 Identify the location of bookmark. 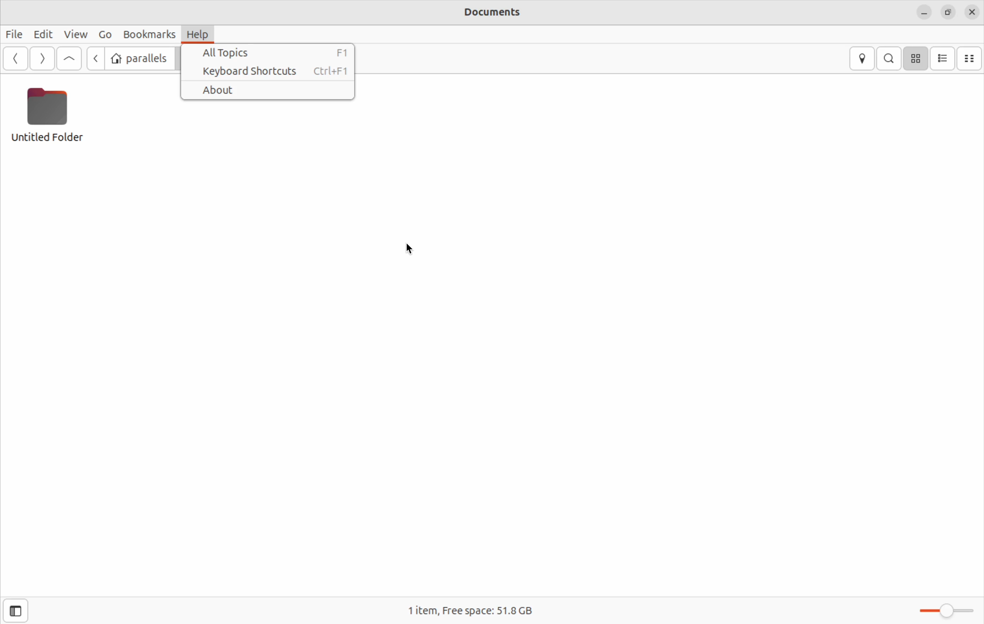
(149, 34).